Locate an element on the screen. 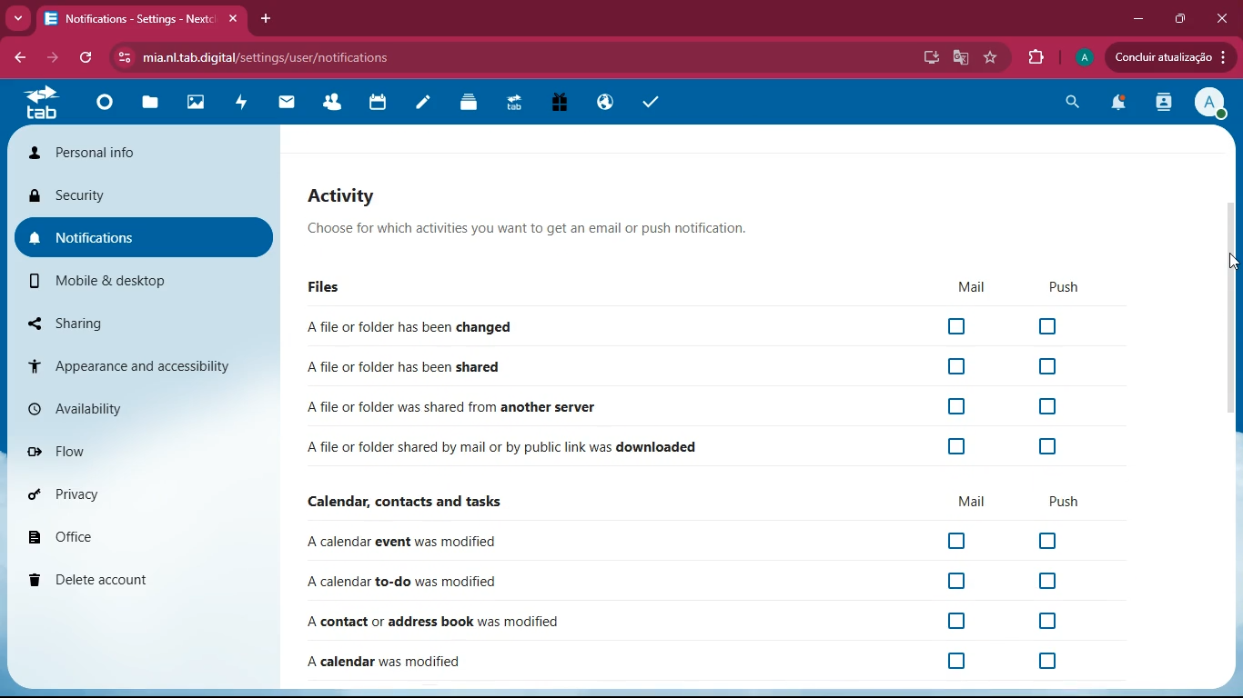 Image resolution: width=1243 pixels, height=698 pixels. security is located at coordinates (146, 197).